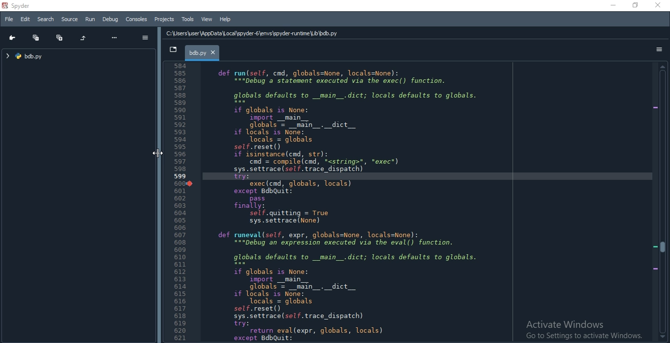 The image size is (670, 343). What do you see at coordinates (17, 6) in the screenshot?
I see `spyder` at bounding box center [17, 6].